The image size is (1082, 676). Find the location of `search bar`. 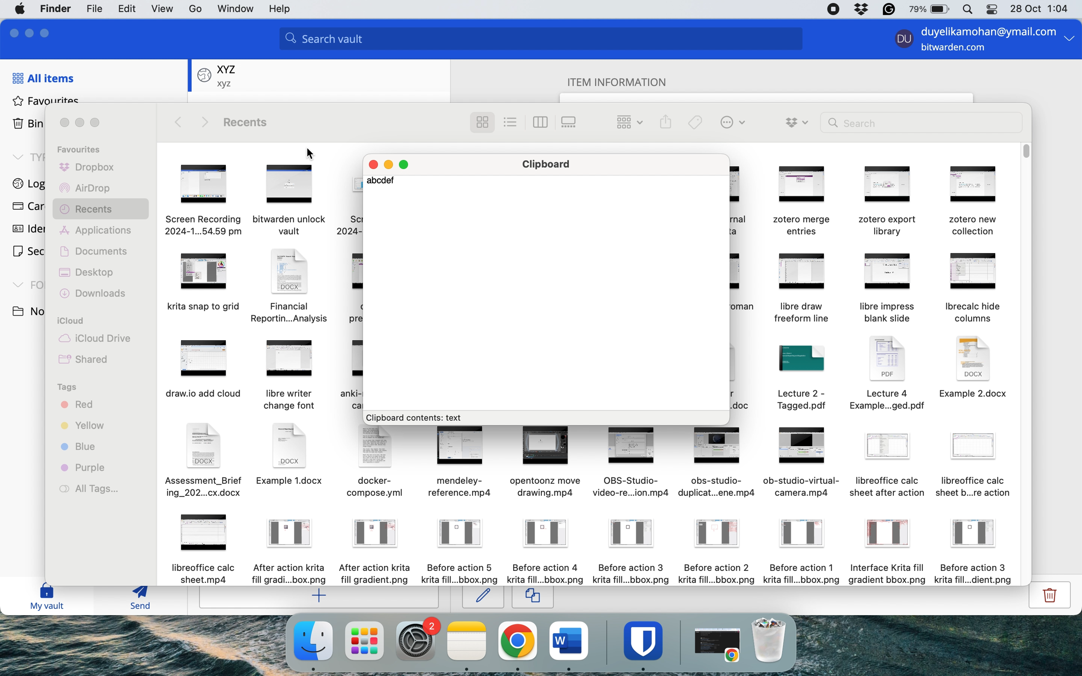

search bar is located at coordinates (921, 122).